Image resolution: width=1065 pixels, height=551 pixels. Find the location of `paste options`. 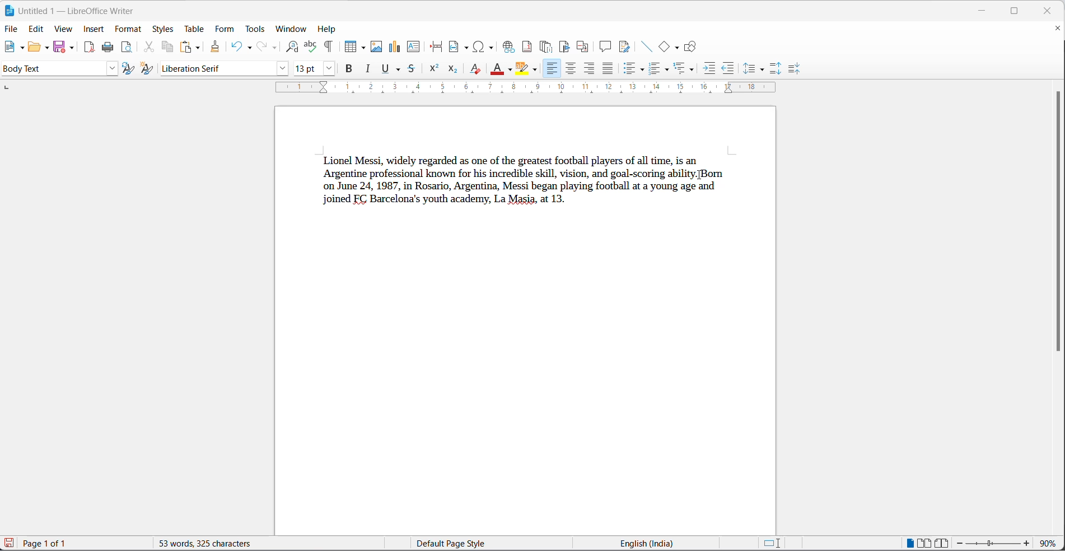

paste options is located at coordinates (184, 48).